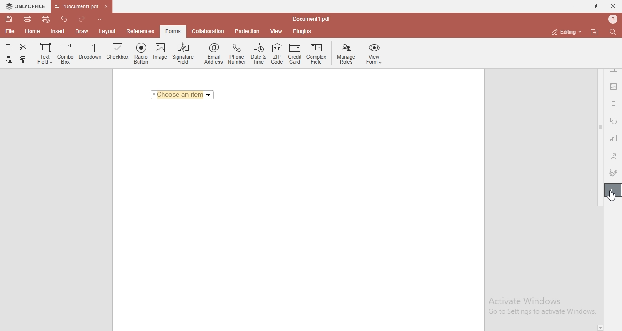 This screenshot has width=622, height=331. What do you see at coordinates (302, 32) in the screenshot?
I see `plugins` at bounding box center [302, 32].